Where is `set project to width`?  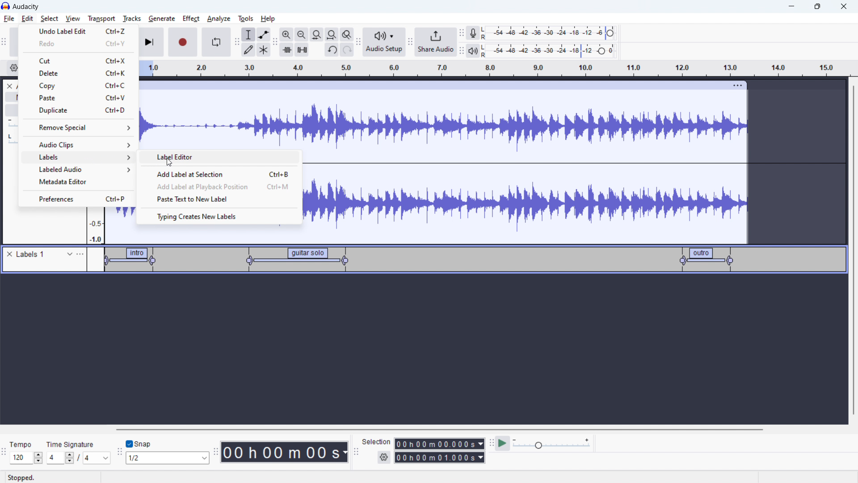 set project to width is located at coordinates (332, 34).